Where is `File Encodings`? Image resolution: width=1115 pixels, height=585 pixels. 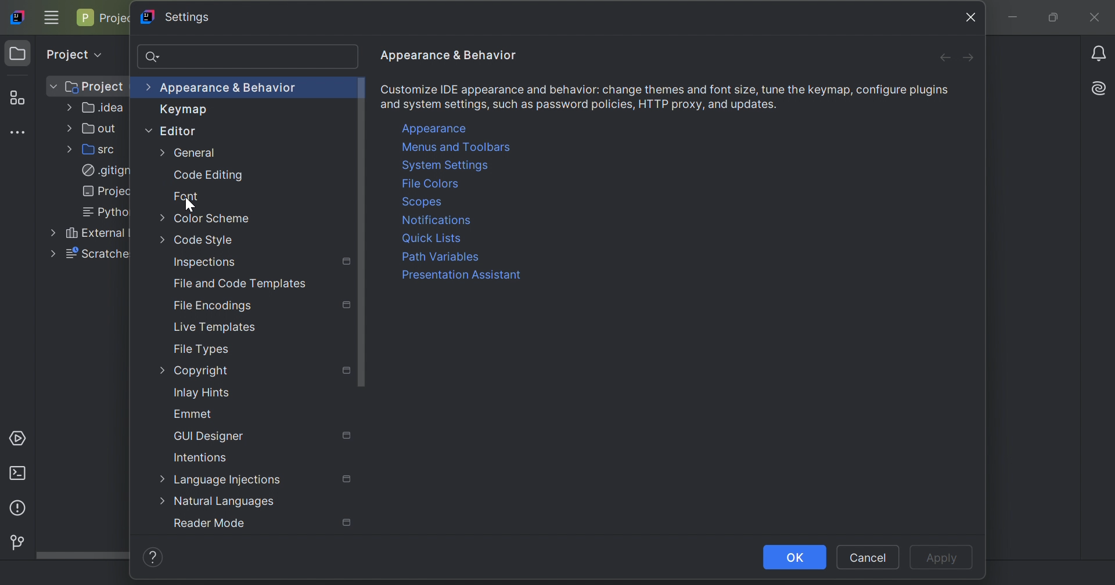 File Encodings is located at coordinates (213, 307).